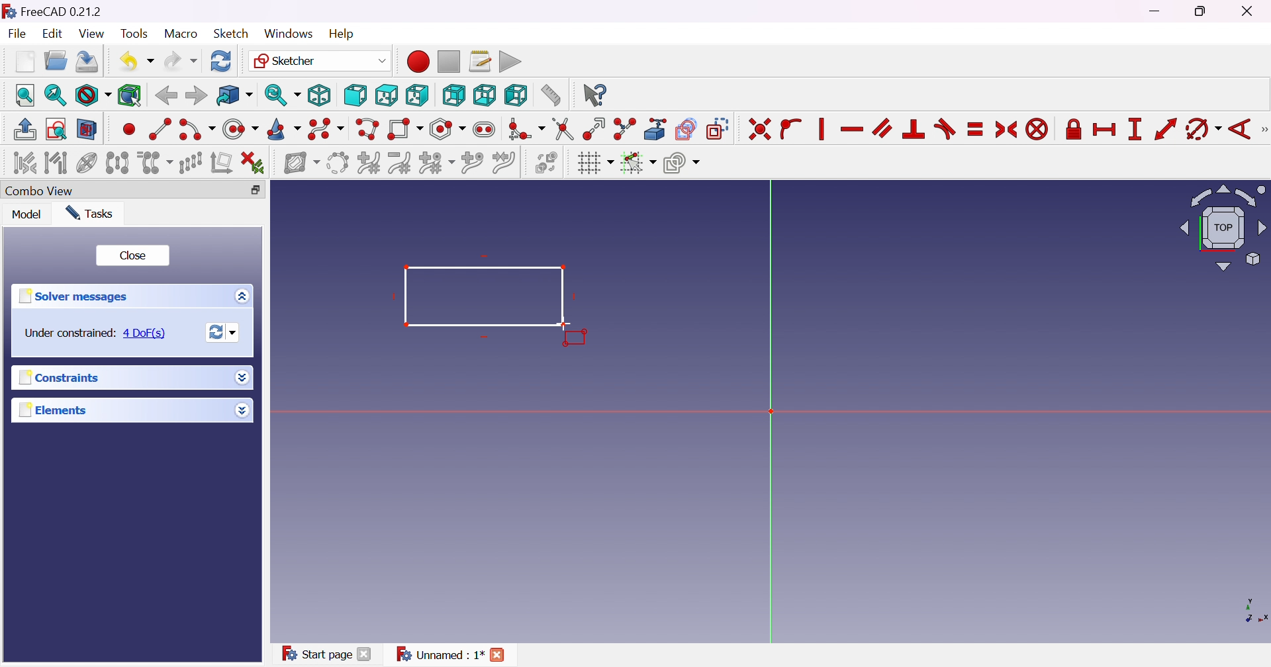  Describe the element at coordinates (915, 130) in the screenshot. I see `Constrain perpendicular` at that location.